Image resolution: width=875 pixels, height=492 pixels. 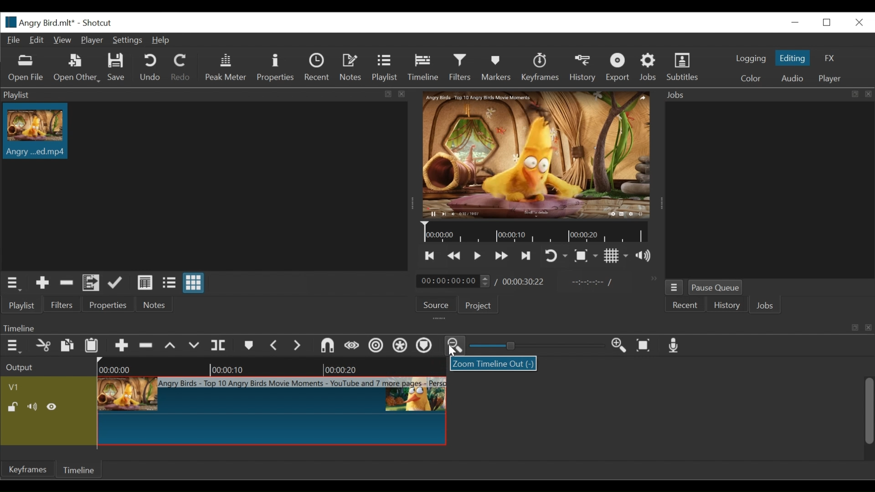 I want to click on Zoom Timeline dialogue box, so click(x=493, y=364).